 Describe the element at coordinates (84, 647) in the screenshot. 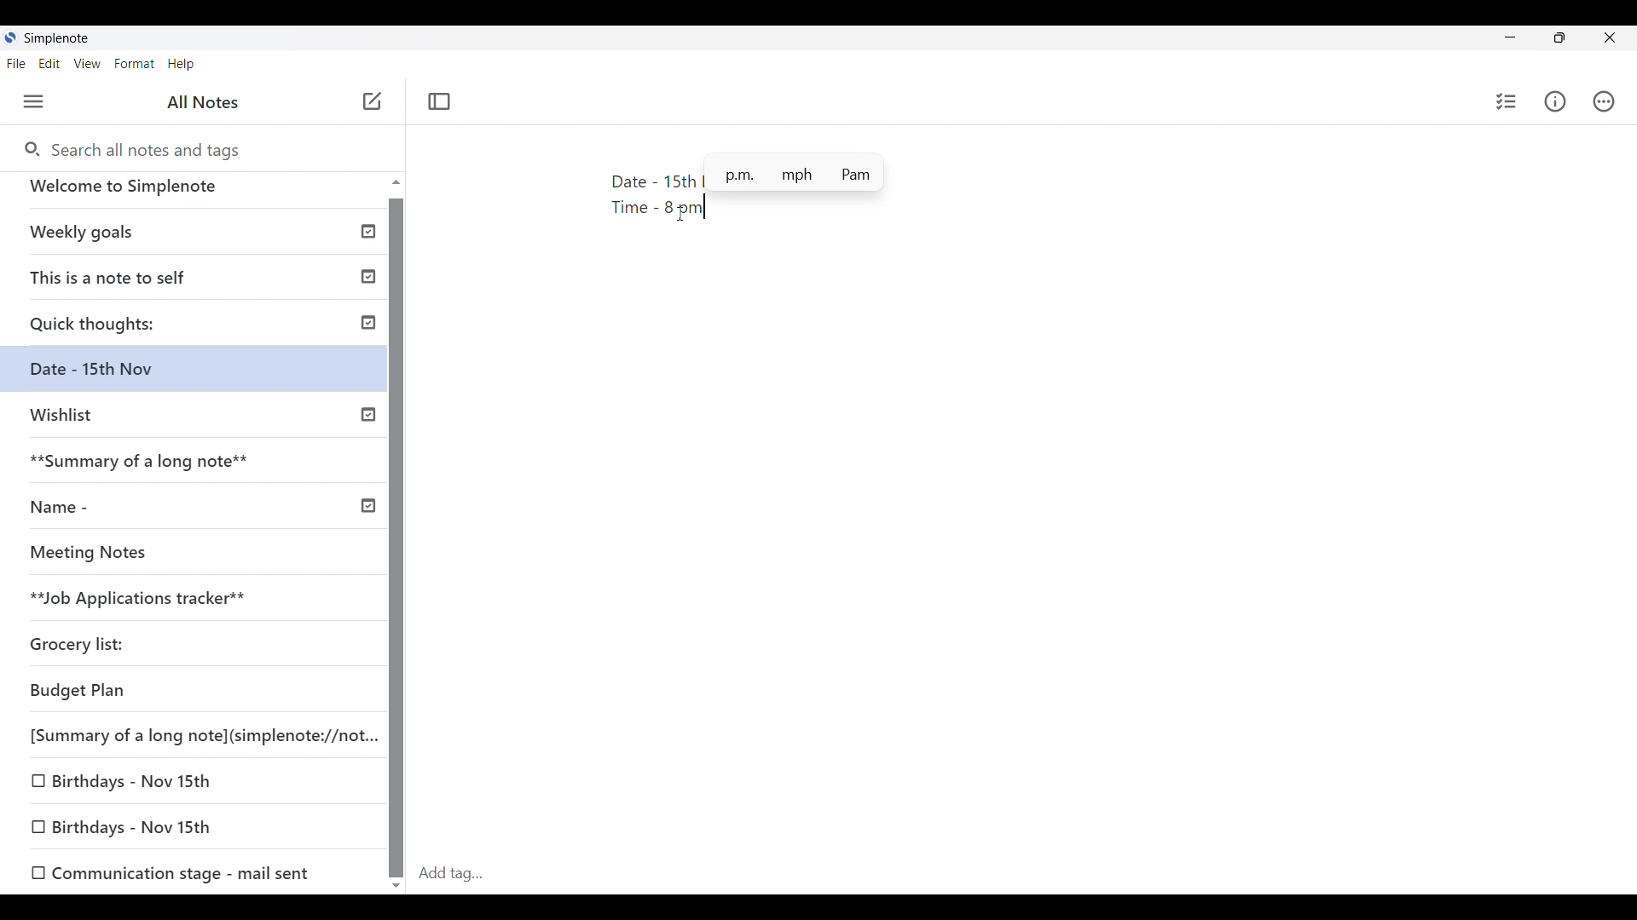

I see `Unpublished note` at that location.